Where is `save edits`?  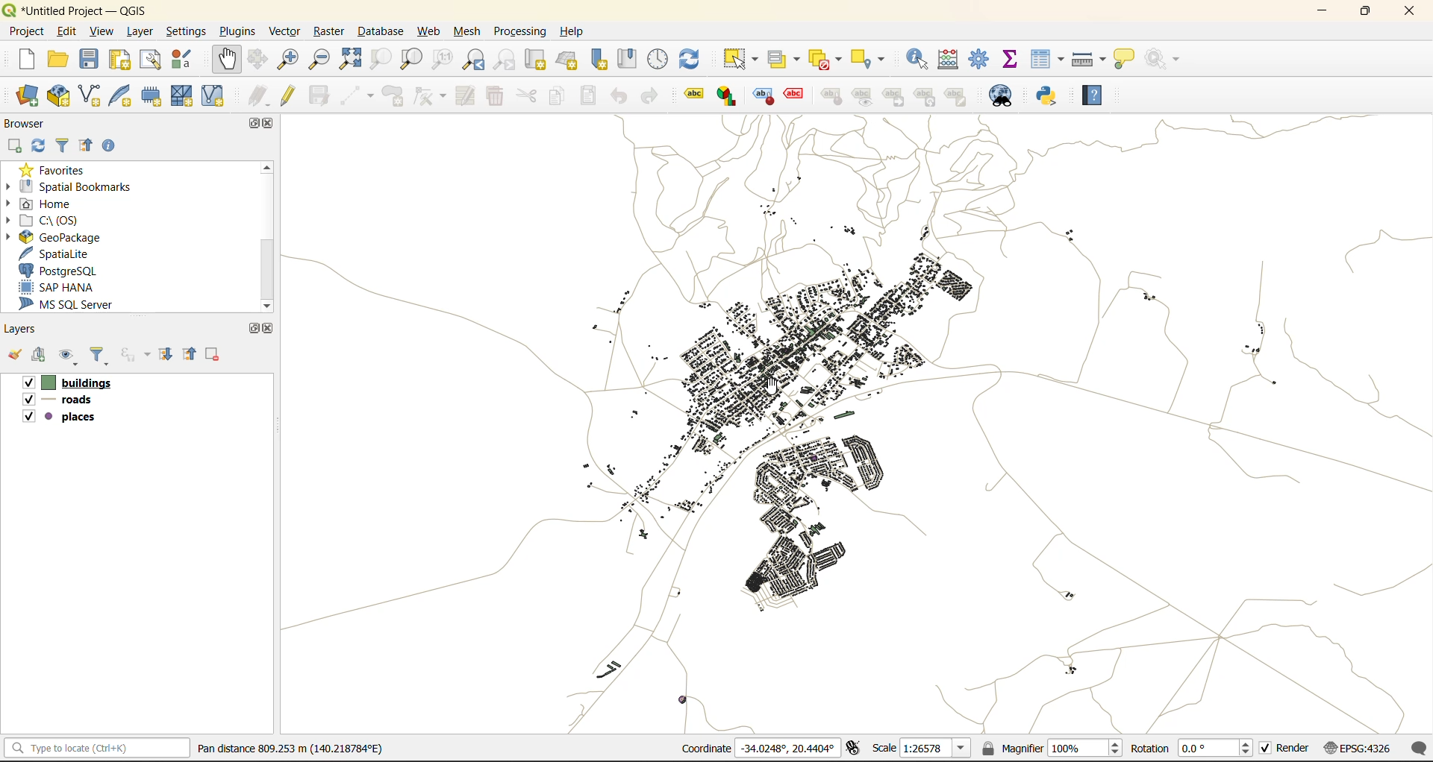 save edits is located at coordinates (319, 98).